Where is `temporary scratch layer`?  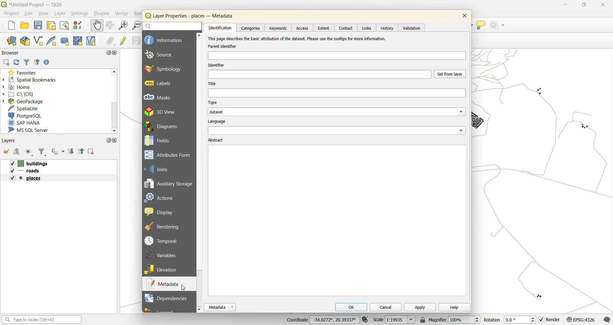 temporary scratch layer is located at coordinates (65, 41).